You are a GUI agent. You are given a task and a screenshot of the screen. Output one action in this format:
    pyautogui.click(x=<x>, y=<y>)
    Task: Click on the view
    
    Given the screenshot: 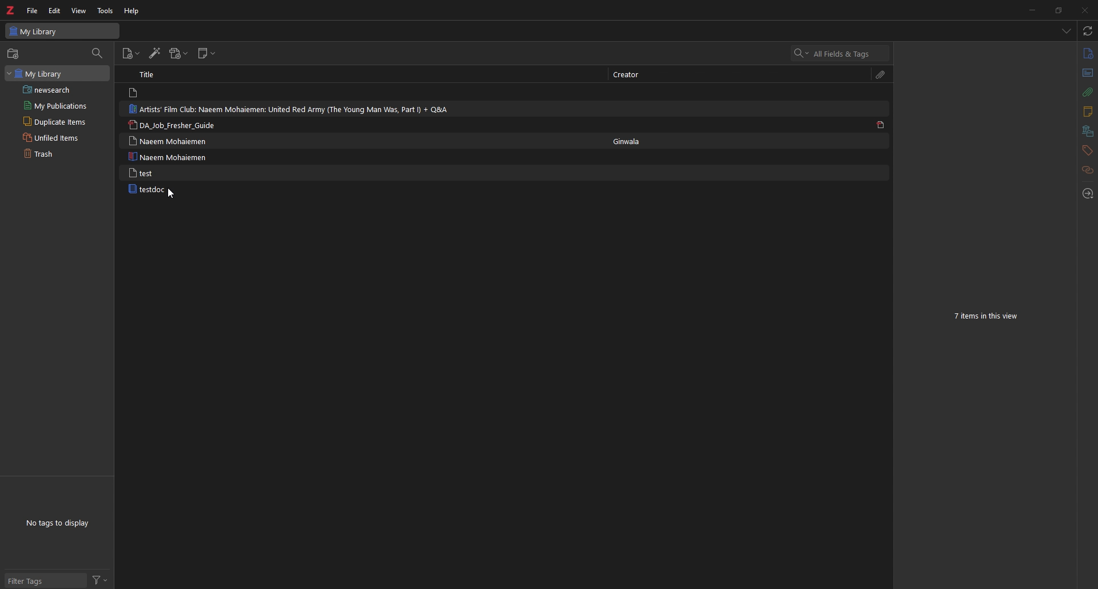 What is the action you would take?
    pyautogui.click(x=79, y=11)
    